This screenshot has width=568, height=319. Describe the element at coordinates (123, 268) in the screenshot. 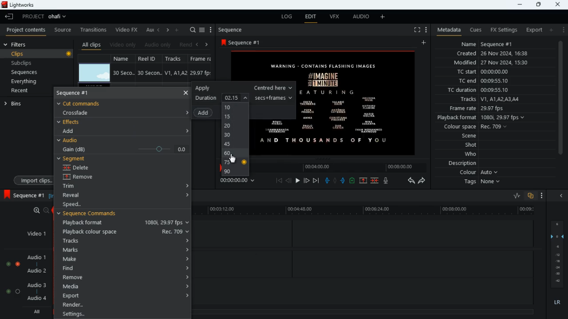

I see `find` at that location.